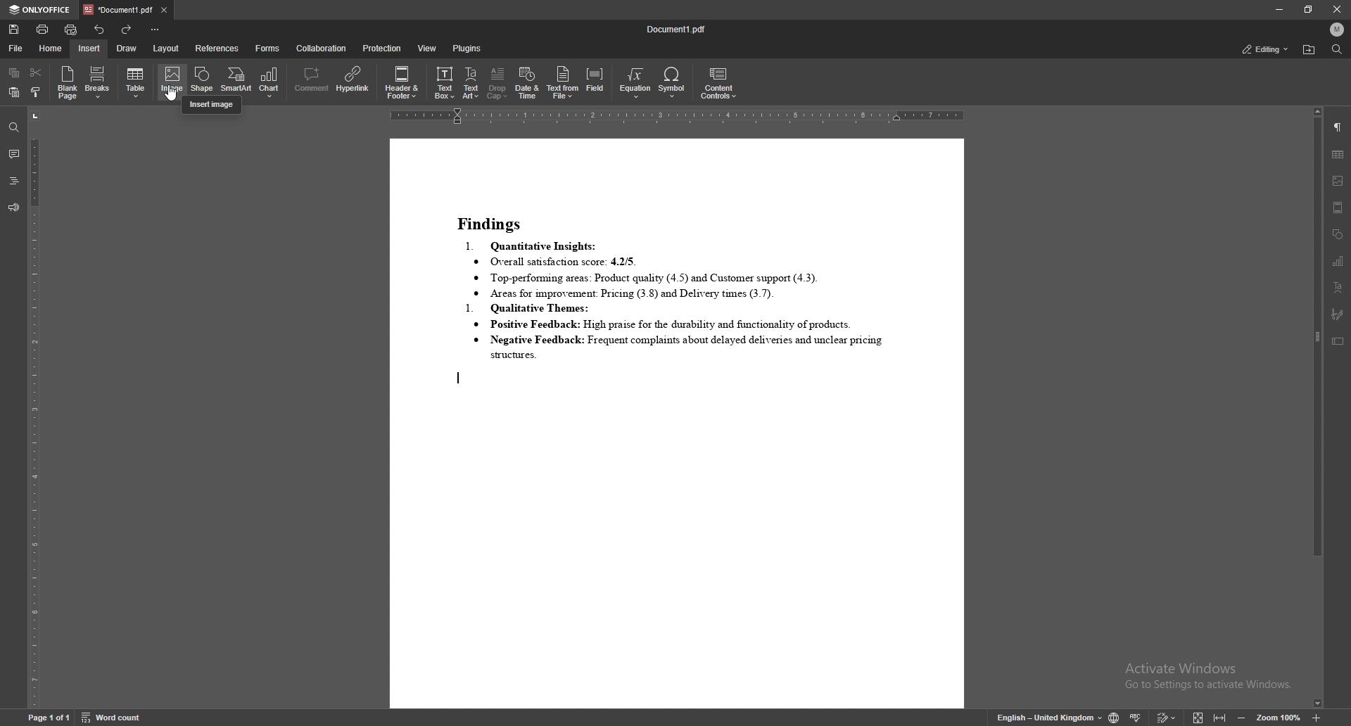 The width and height of the screenshot is (1351, 726). I want to click on track changes, so click(1167, 717).